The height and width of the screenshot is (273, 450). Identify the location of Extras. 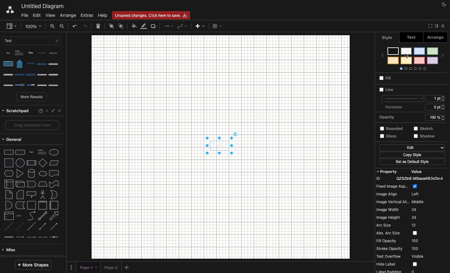
(87, 16).